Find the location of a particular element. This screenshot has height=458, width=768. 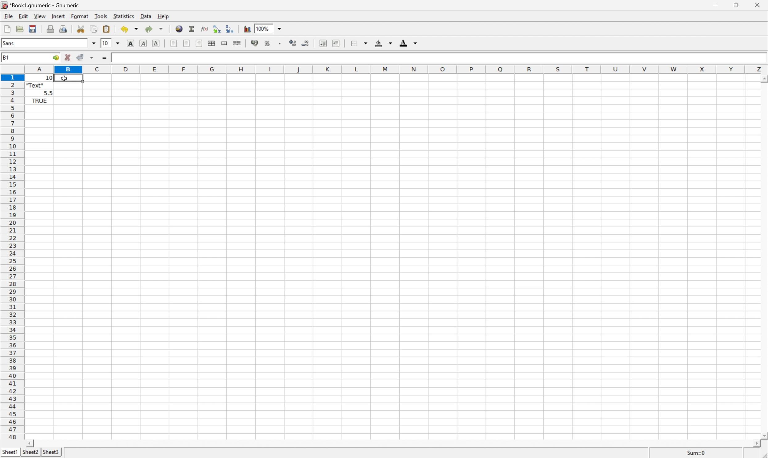

Background is located at coordinates (383, 43).